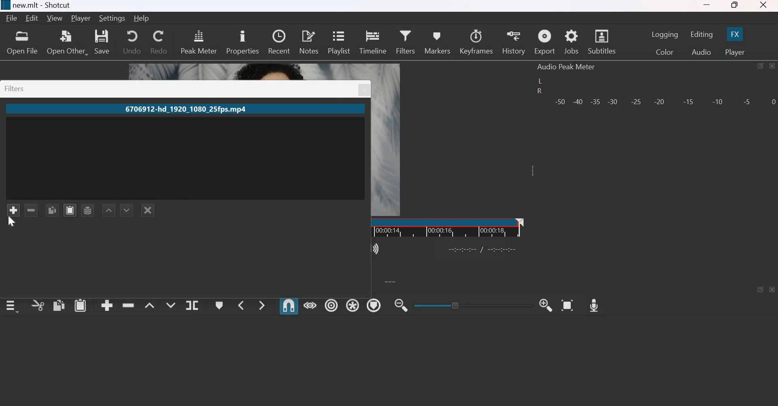  Describe the element at coordinates (531, 171) in the screenshot. I see `Expand` at that location.